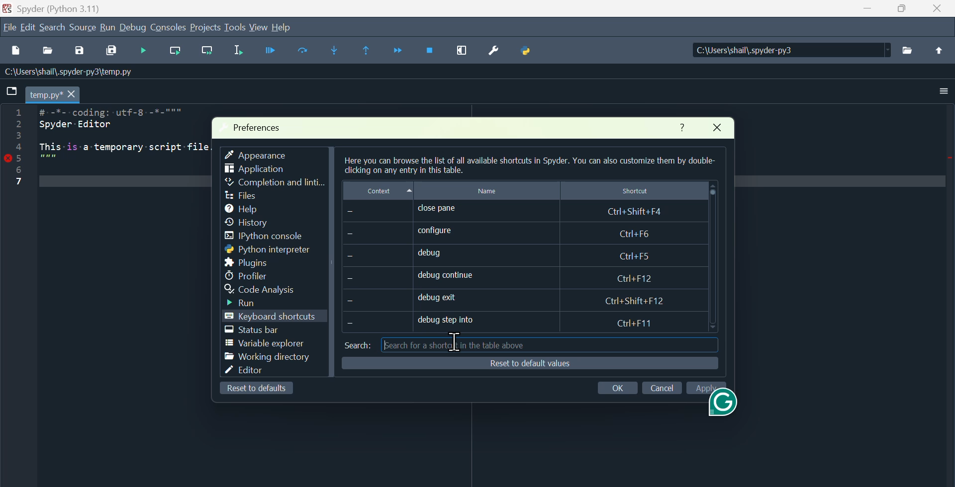  I want to click on Debug, so click(134, 29).